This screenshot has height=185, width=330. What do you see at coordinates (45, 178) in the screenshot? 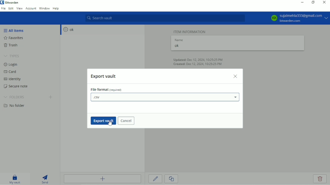
I see `Send` at bounding box center [45, 178].